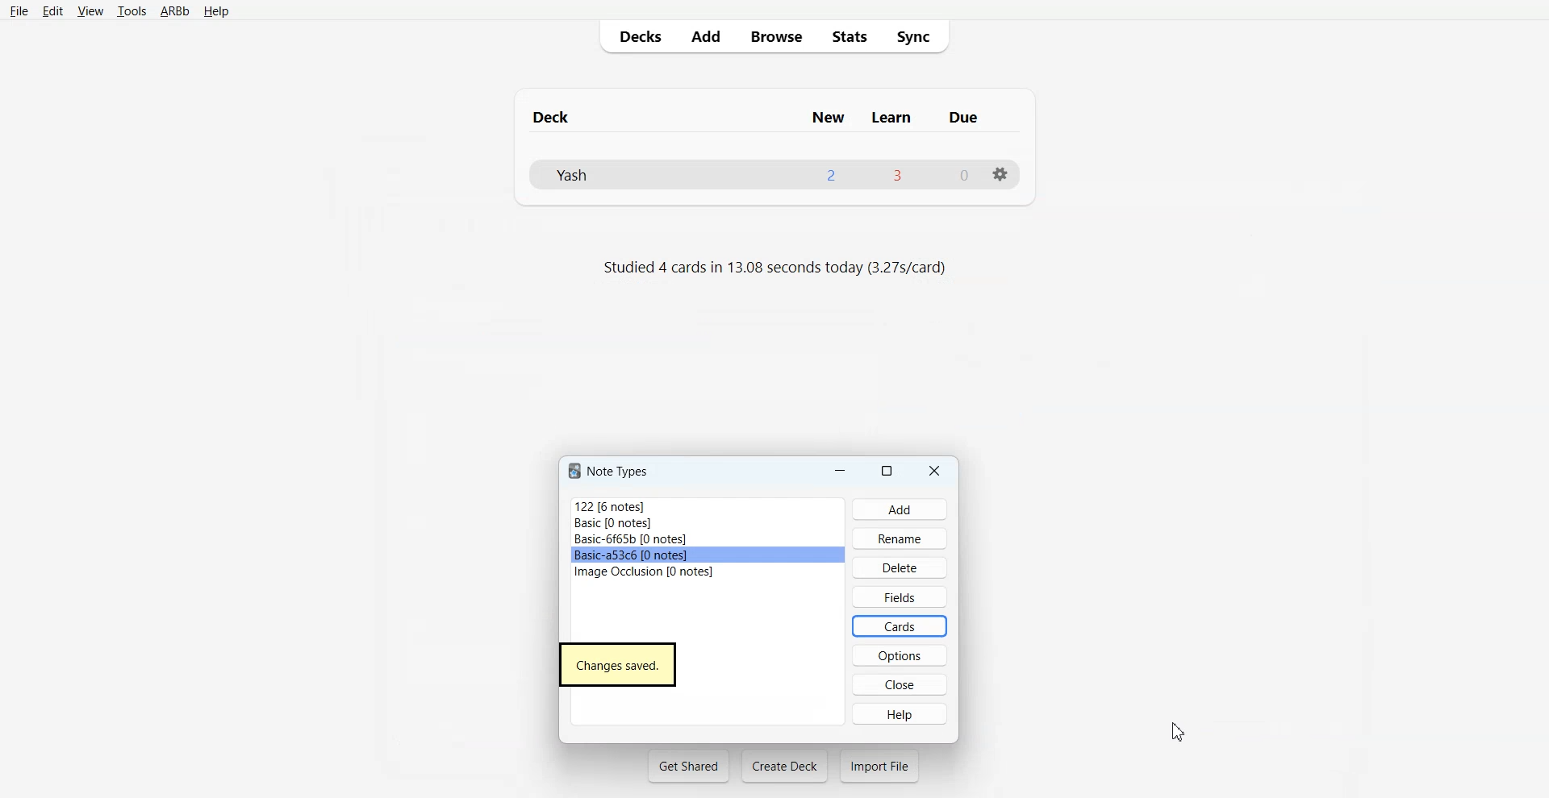  I want to click on Note Types, so click(611, 471).